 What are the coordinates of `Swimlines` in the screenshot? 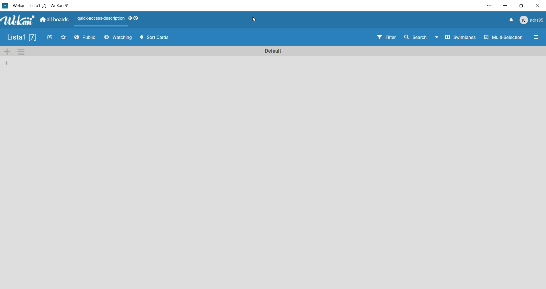 It's located at (456, 38).